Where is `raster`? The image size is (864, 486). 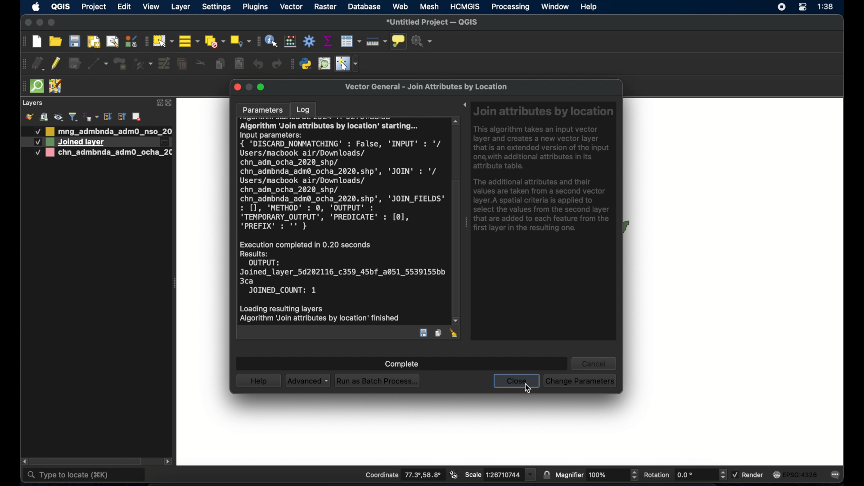
raster is located at coordinates (326, 7).